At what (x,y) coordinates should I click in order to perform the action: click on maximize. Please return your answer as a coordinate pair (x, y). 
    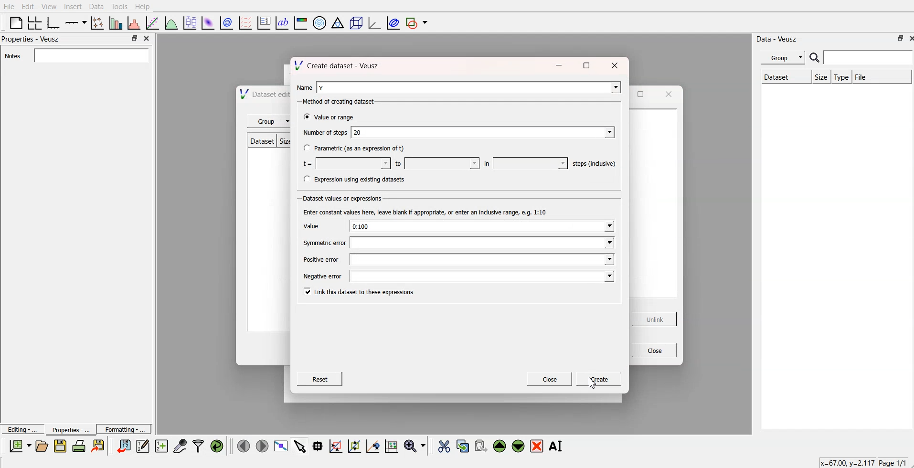
    Looking at the image, I should click on (642, 95).